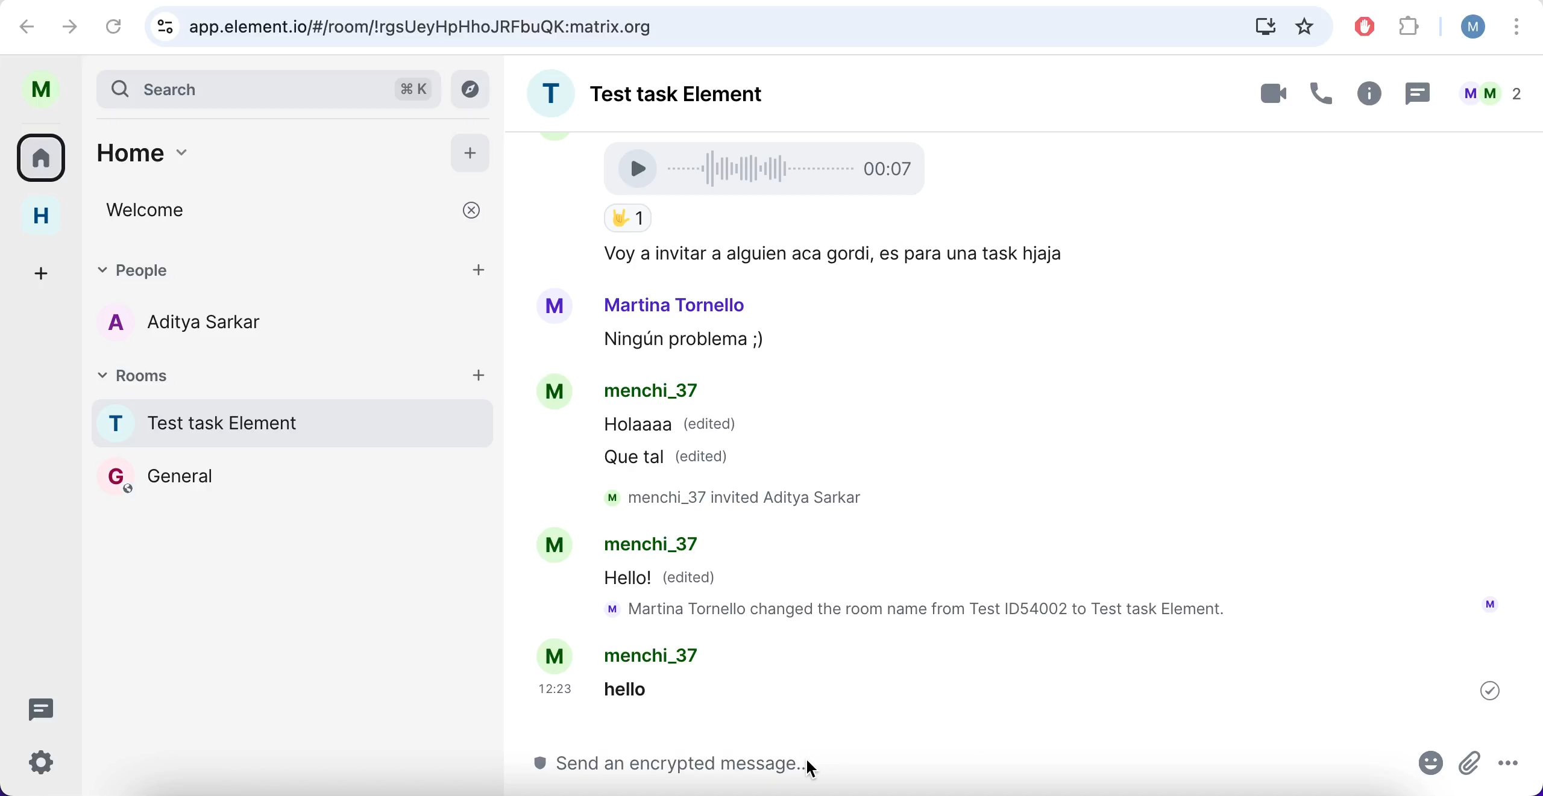 This screenshot has width=1543, height=796. I want to click on menchi_37, so click(661, 547).